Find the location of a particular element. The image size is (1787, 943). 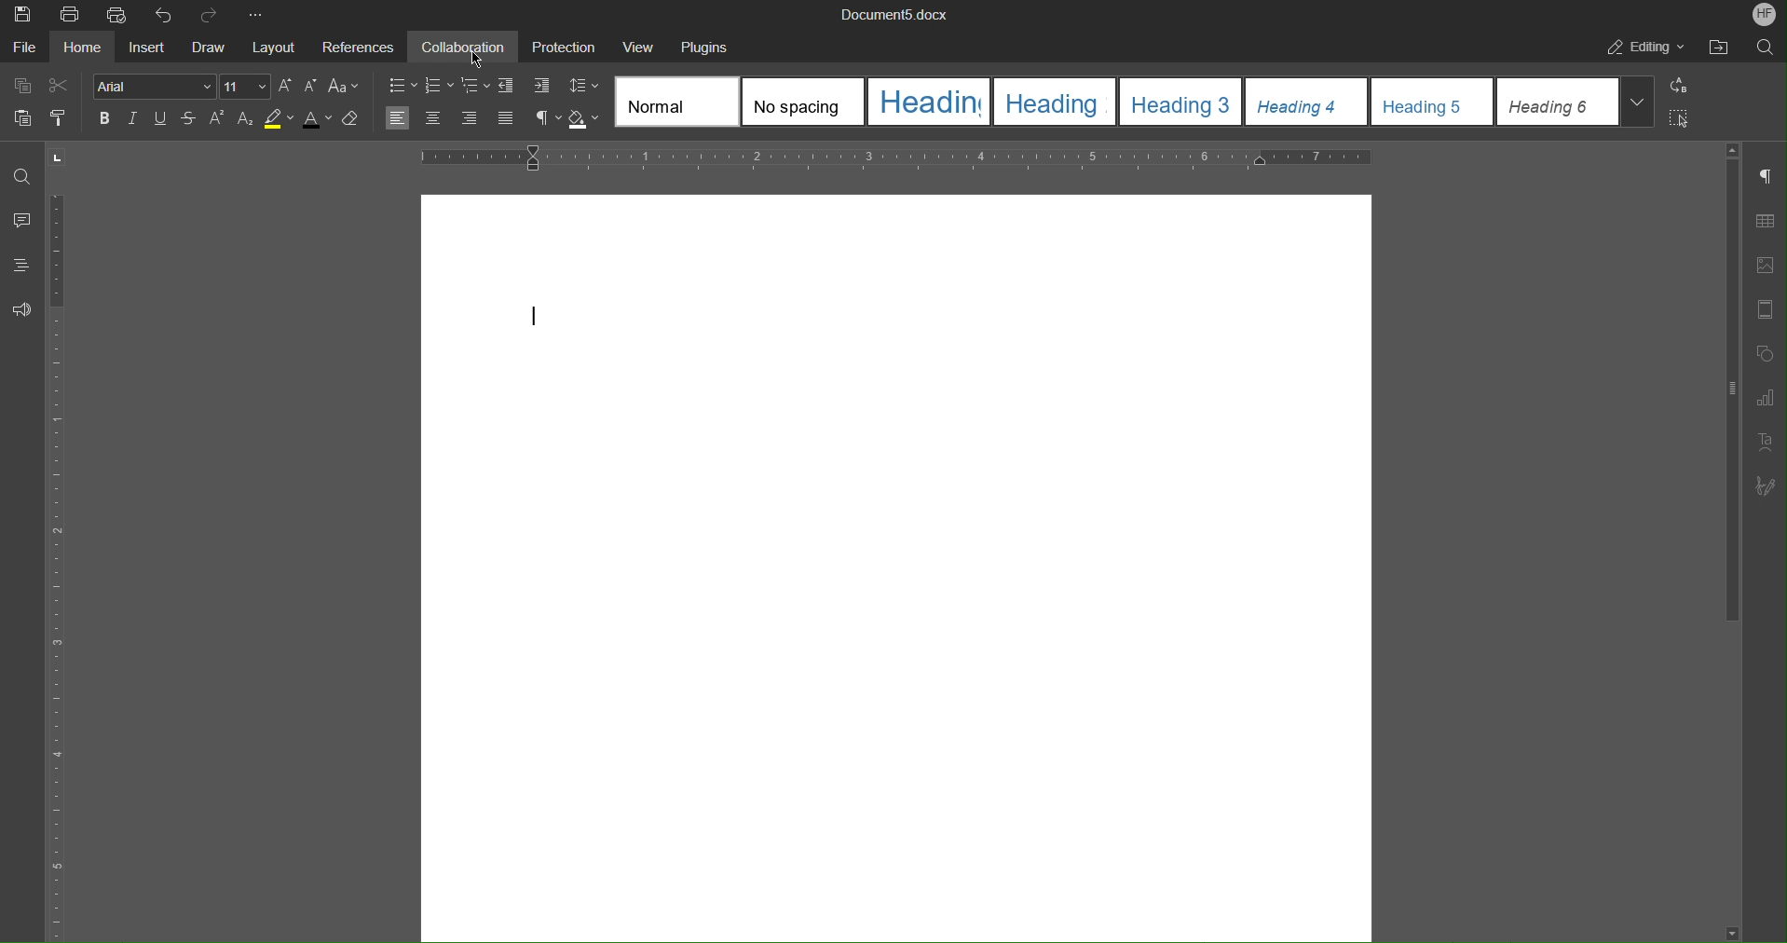

page is located at coordinates (895, 563).